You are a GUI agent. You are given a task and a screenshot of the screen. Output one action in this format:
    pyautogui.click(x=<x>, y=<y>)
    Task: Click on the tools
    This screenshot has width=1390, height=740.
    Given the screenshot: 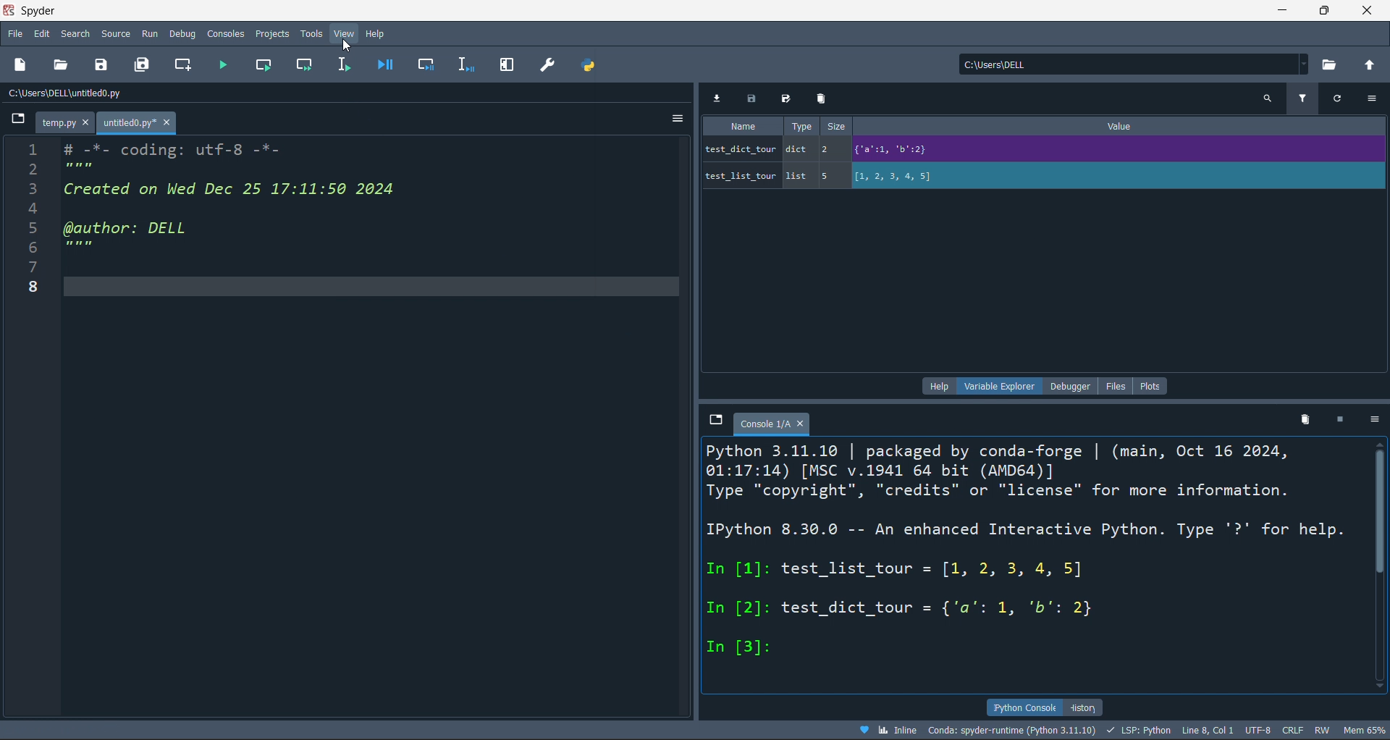 What is the action you would take?
    pyautogui.click(x=311, y=34)
    